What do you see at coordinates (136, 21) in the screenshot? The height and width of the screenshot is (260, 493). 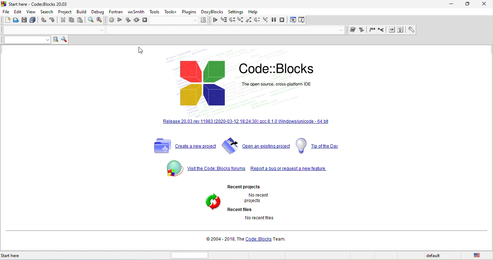 I see `rebuild` at bounding box center [136, 21].